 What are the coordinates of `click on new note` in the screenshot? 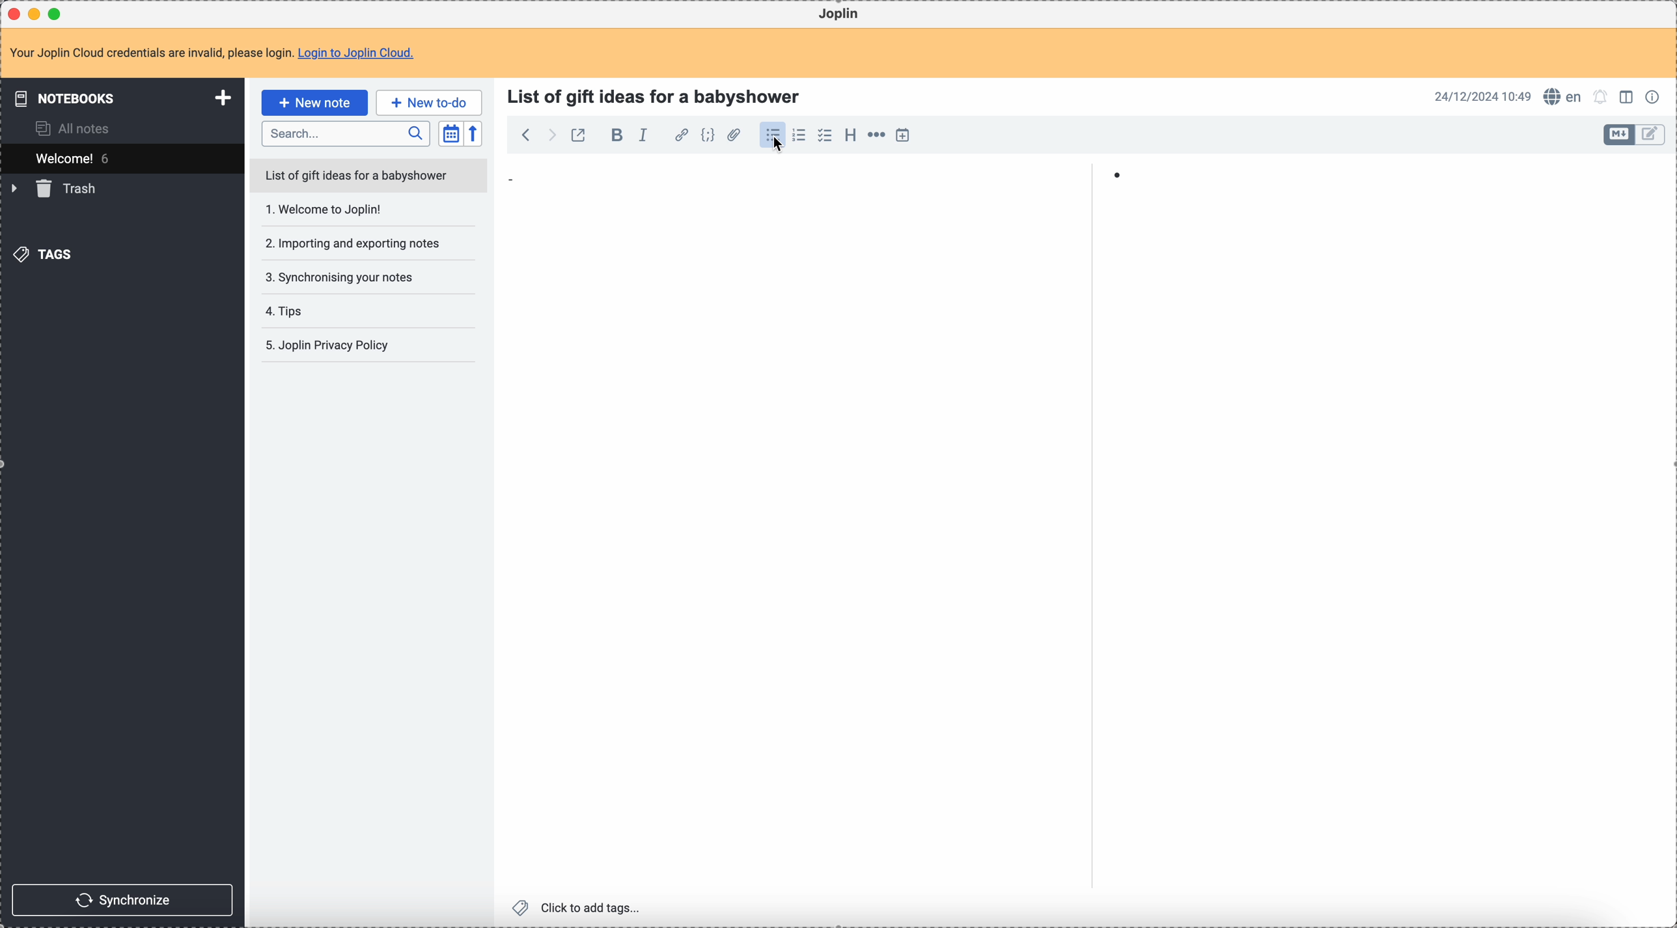 It's located at (314, 103).